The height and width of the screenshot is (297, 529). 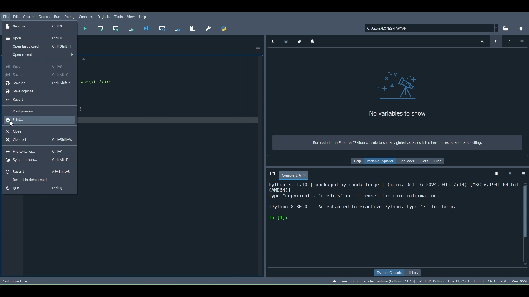 I want to click on New file, so click(x=37, y=27).